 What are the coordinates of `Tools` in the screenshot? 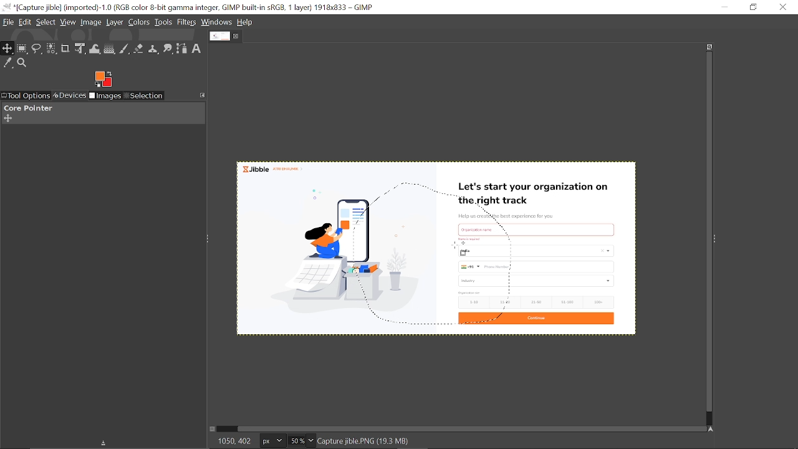 It's located at (163, 22).